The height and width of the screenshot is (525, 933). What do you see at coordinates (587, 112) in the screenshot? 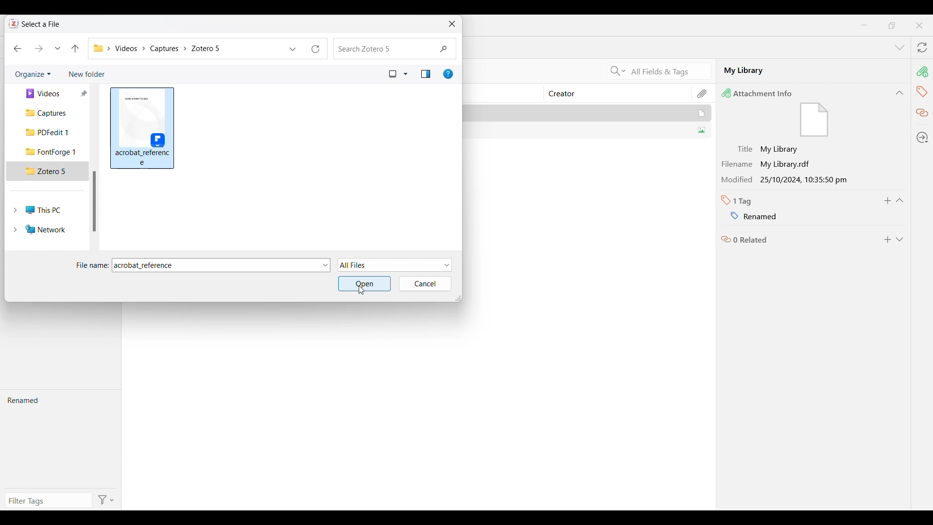
I see `My Library` at bounding box center [587, 112].